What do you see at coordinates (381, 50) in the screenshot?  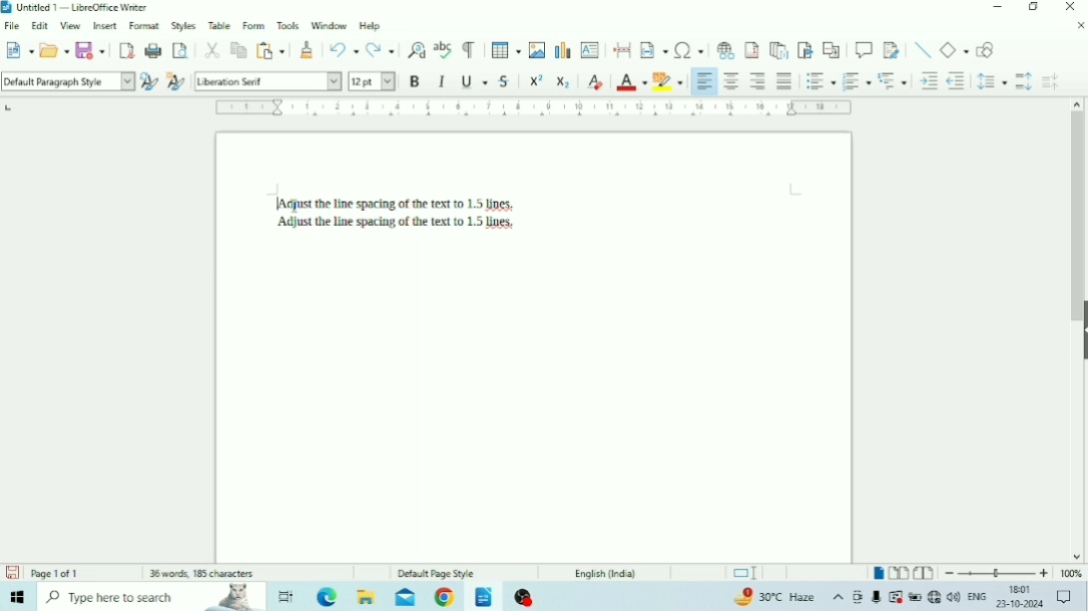 I see `Redo` at bounding box center [381, 50].